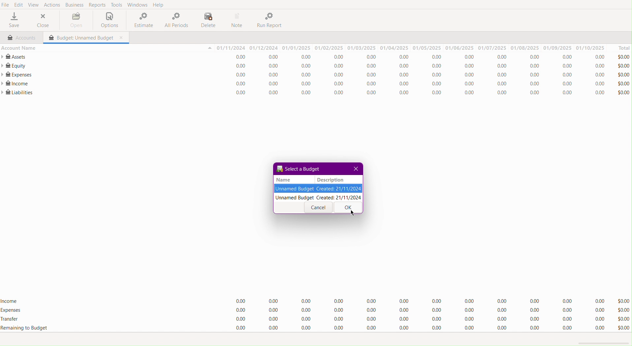 Image resolution: width=632 pixels, height=346 pixels. Describe the element at coordinates (271, 20) in the screenshot. I see `Run Report` at that location.